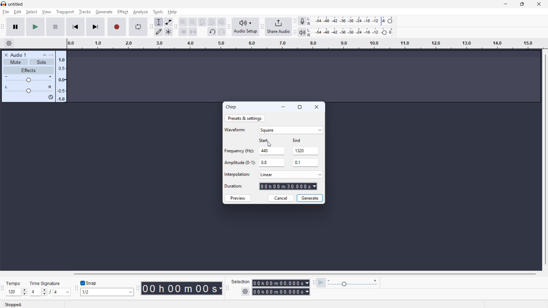  Describe the element at coordinates (183, 22) in the screenshot. I see `Zoom in ` at that location.